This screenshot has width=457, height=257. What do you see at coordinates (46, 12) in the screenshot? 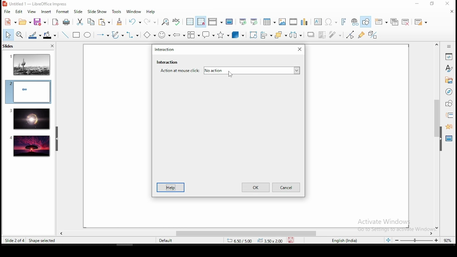
I see `insert` at bounding box center [46, 12].